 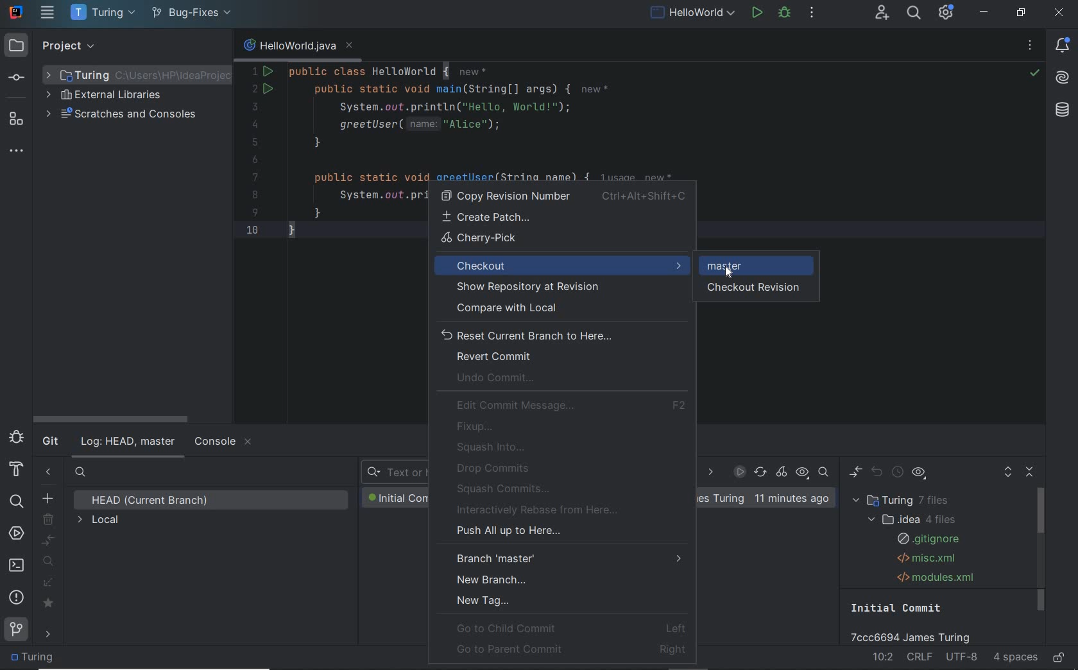 I want to click on edit commit message, so click(x=572, y=406).